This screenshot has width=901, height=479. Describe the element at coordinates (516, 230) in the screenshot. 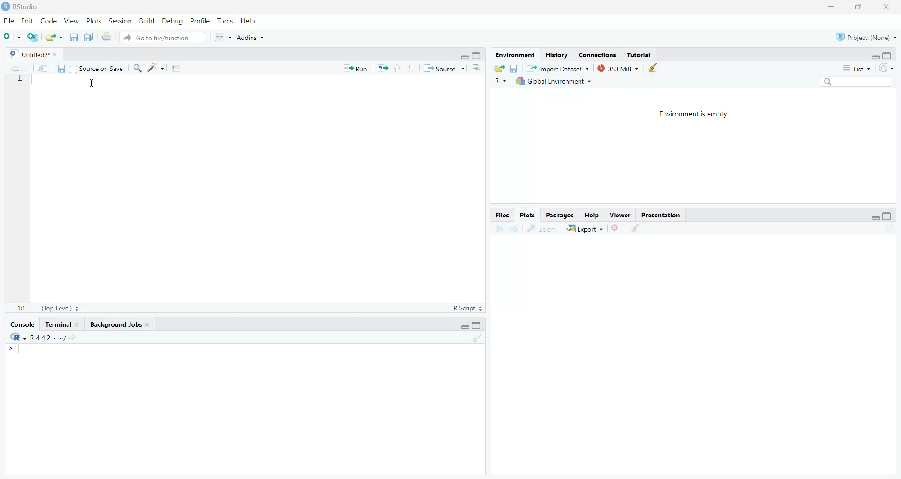

I see `go forward` at that location.